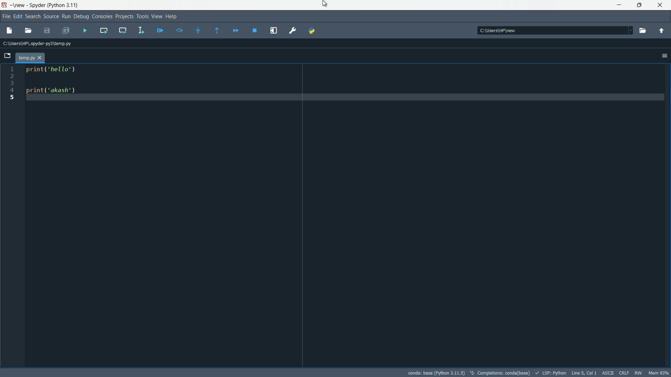  What do you see at coordinates (122, 30) in the screenshot?
I see `run current cell and go to the next one` at bounding box center [122, 30].